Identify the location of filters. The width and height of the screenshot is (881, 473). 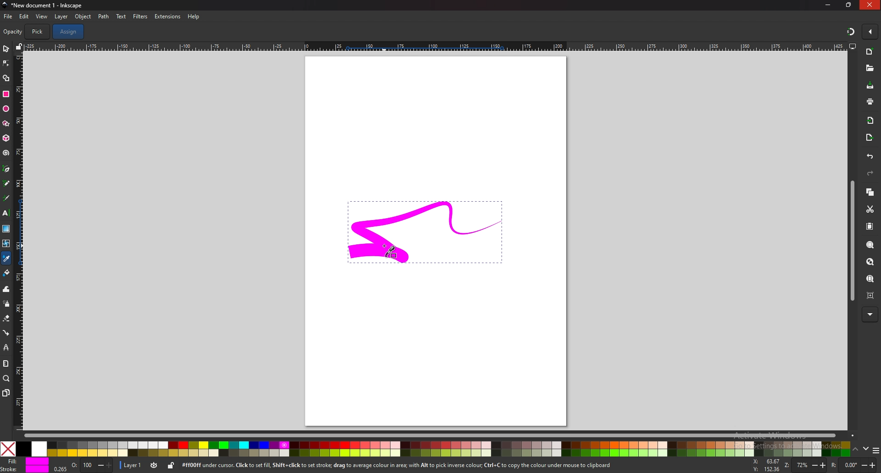
(140, 16).